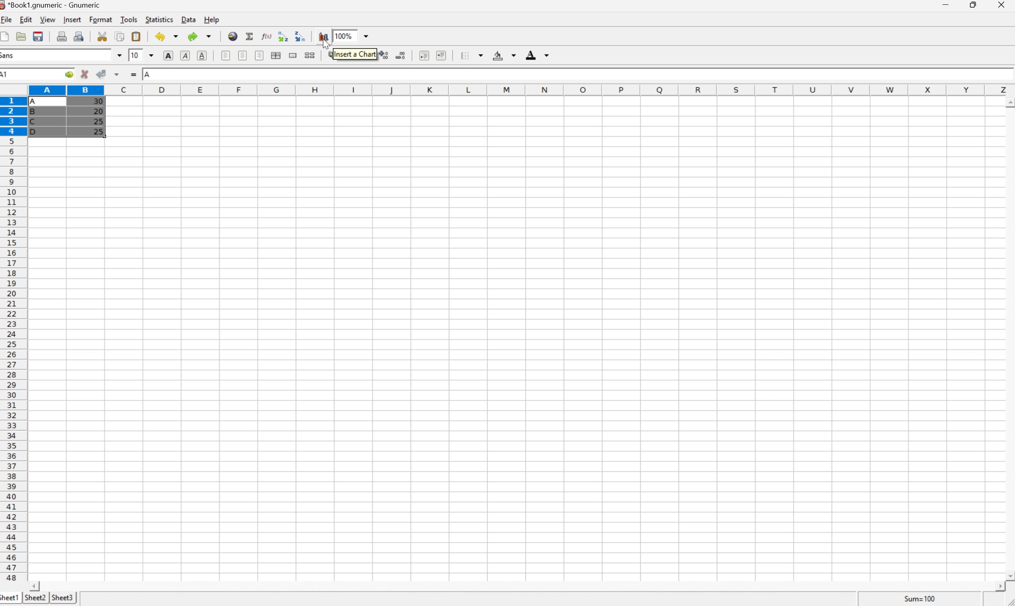  What do you see at coordinates (36, 586) in the screenshot?
I see `Scroll Left` at bounding box center [36, 586].